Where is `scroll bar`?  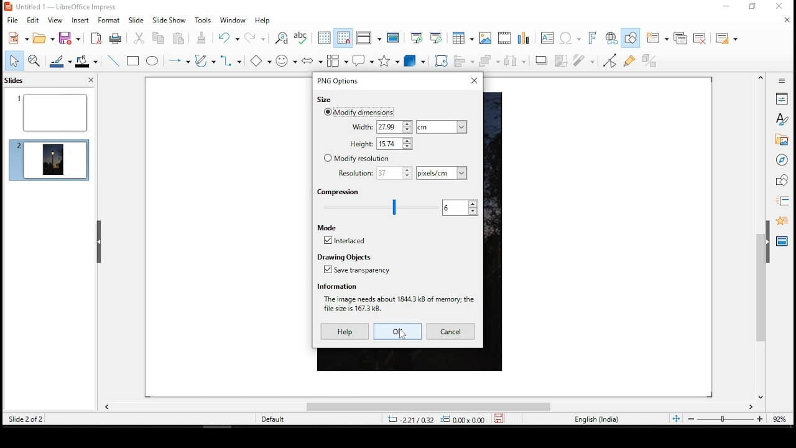
scroll bar is located at coordinates (761, 237).